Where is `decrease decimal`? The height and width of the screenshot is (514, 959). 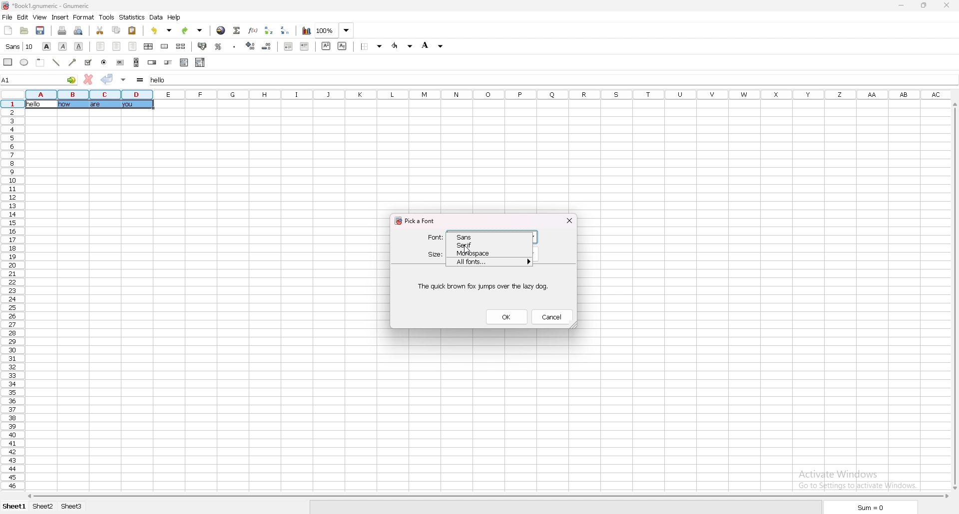 decrease decimal is located at coordinates (267, 46).